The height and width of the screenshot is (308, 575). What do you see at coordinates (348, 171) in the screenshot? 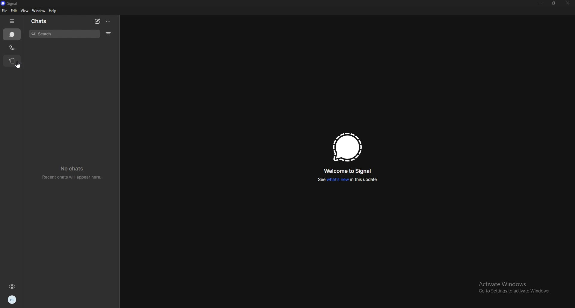
I see `welcome to signal` at bounding box center [348, 171].